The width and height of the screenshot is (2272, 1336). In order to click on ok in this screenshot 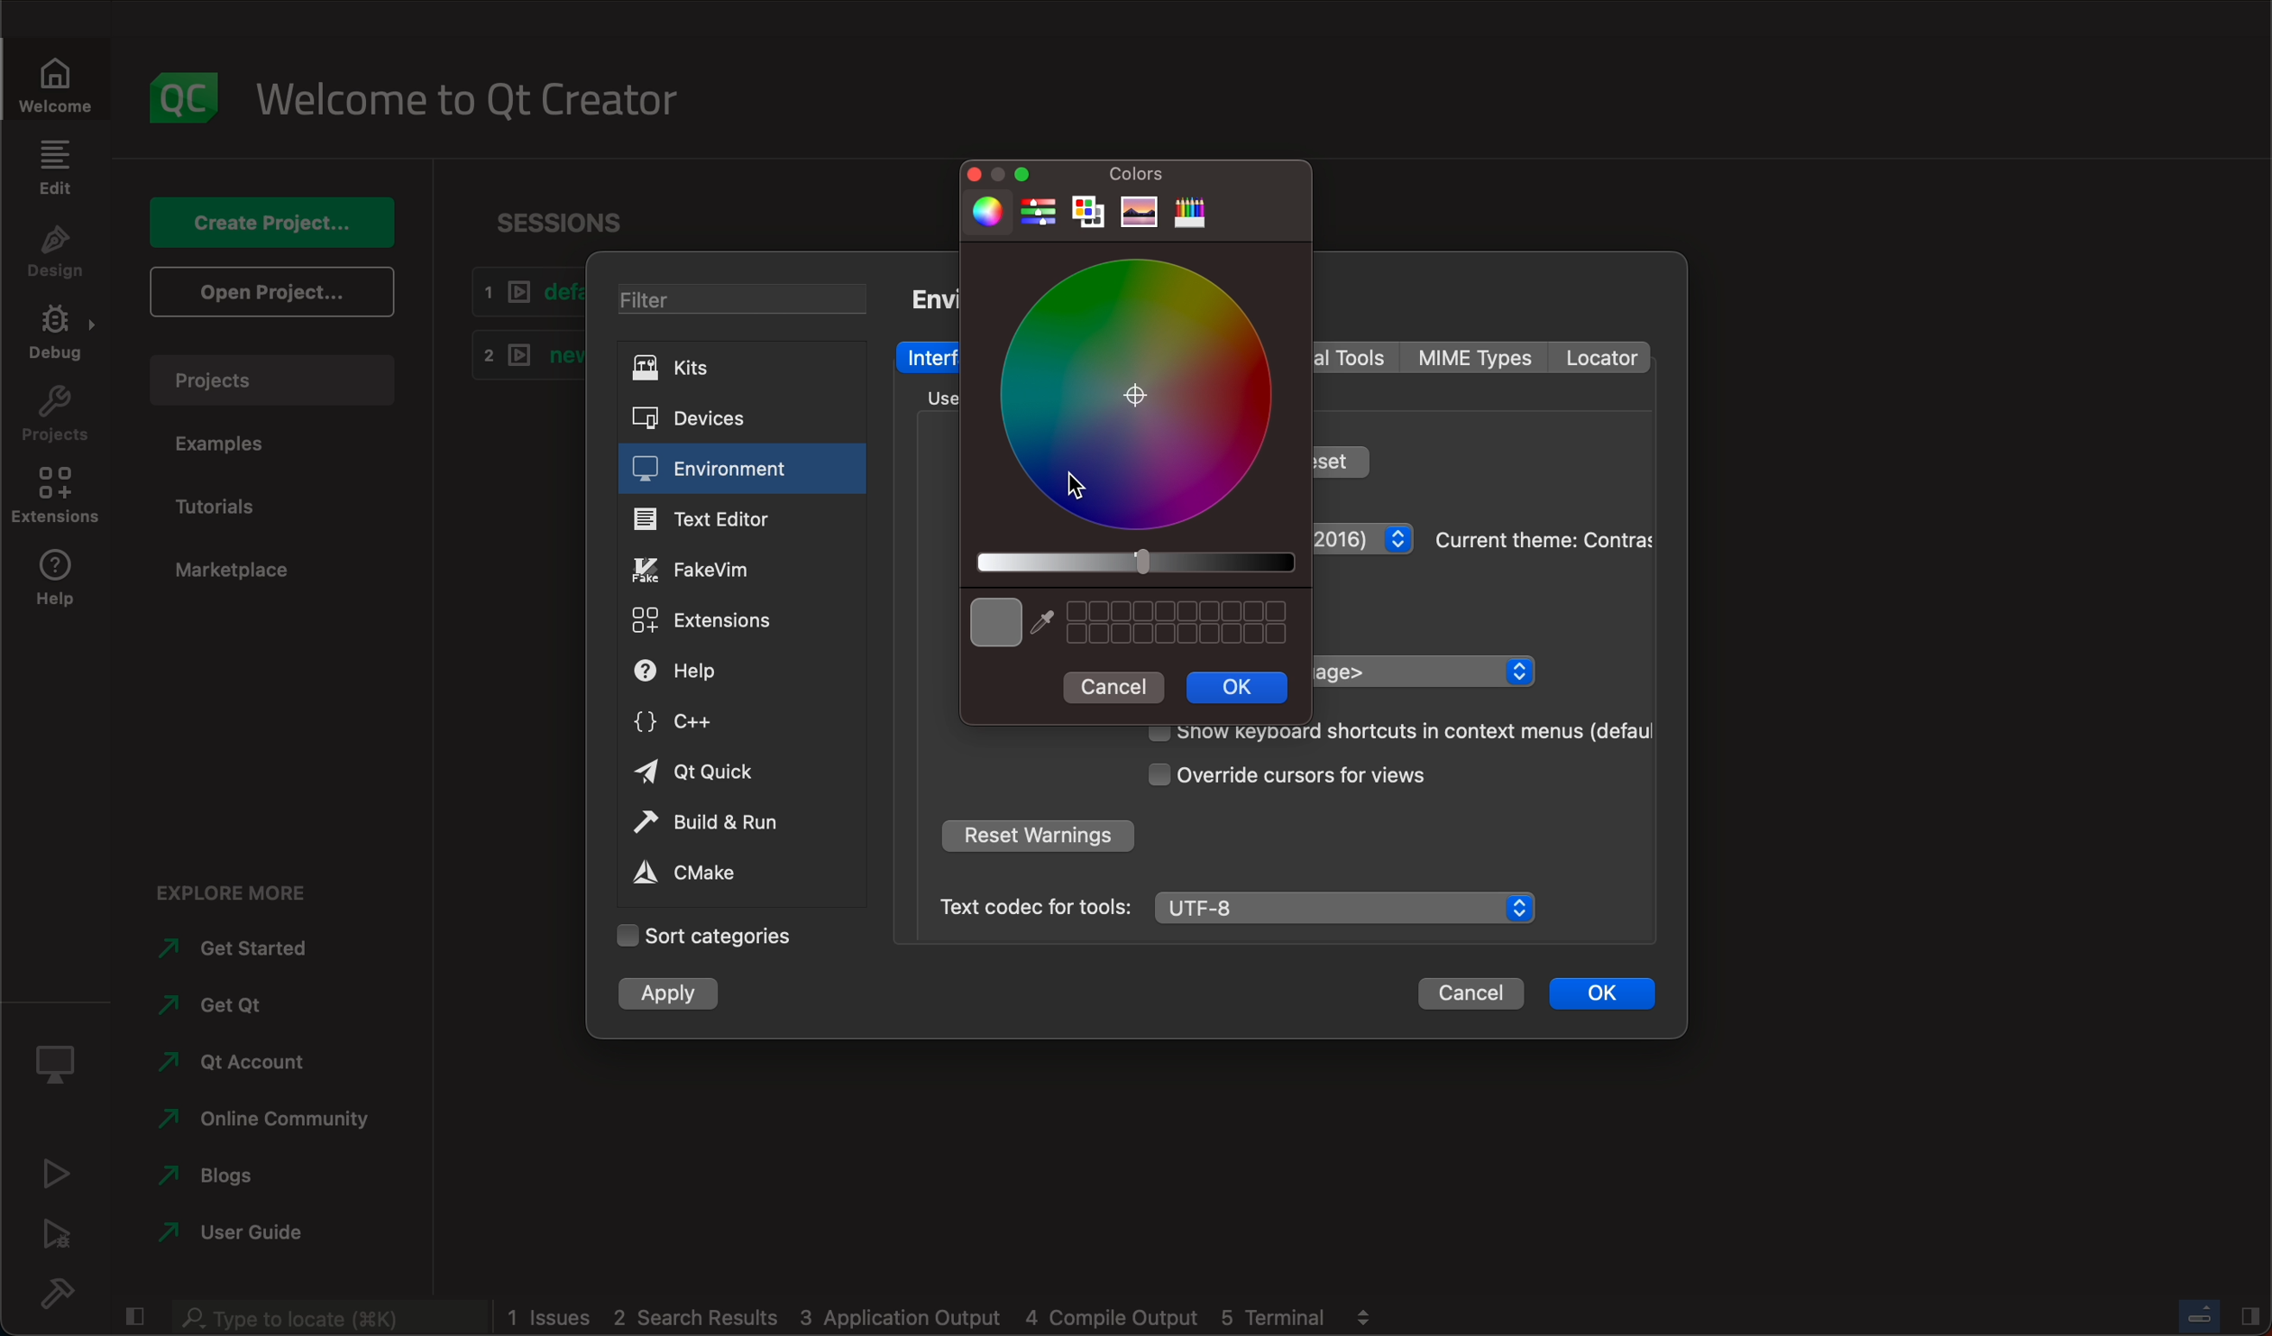, I will do `click(1603, 990)`.